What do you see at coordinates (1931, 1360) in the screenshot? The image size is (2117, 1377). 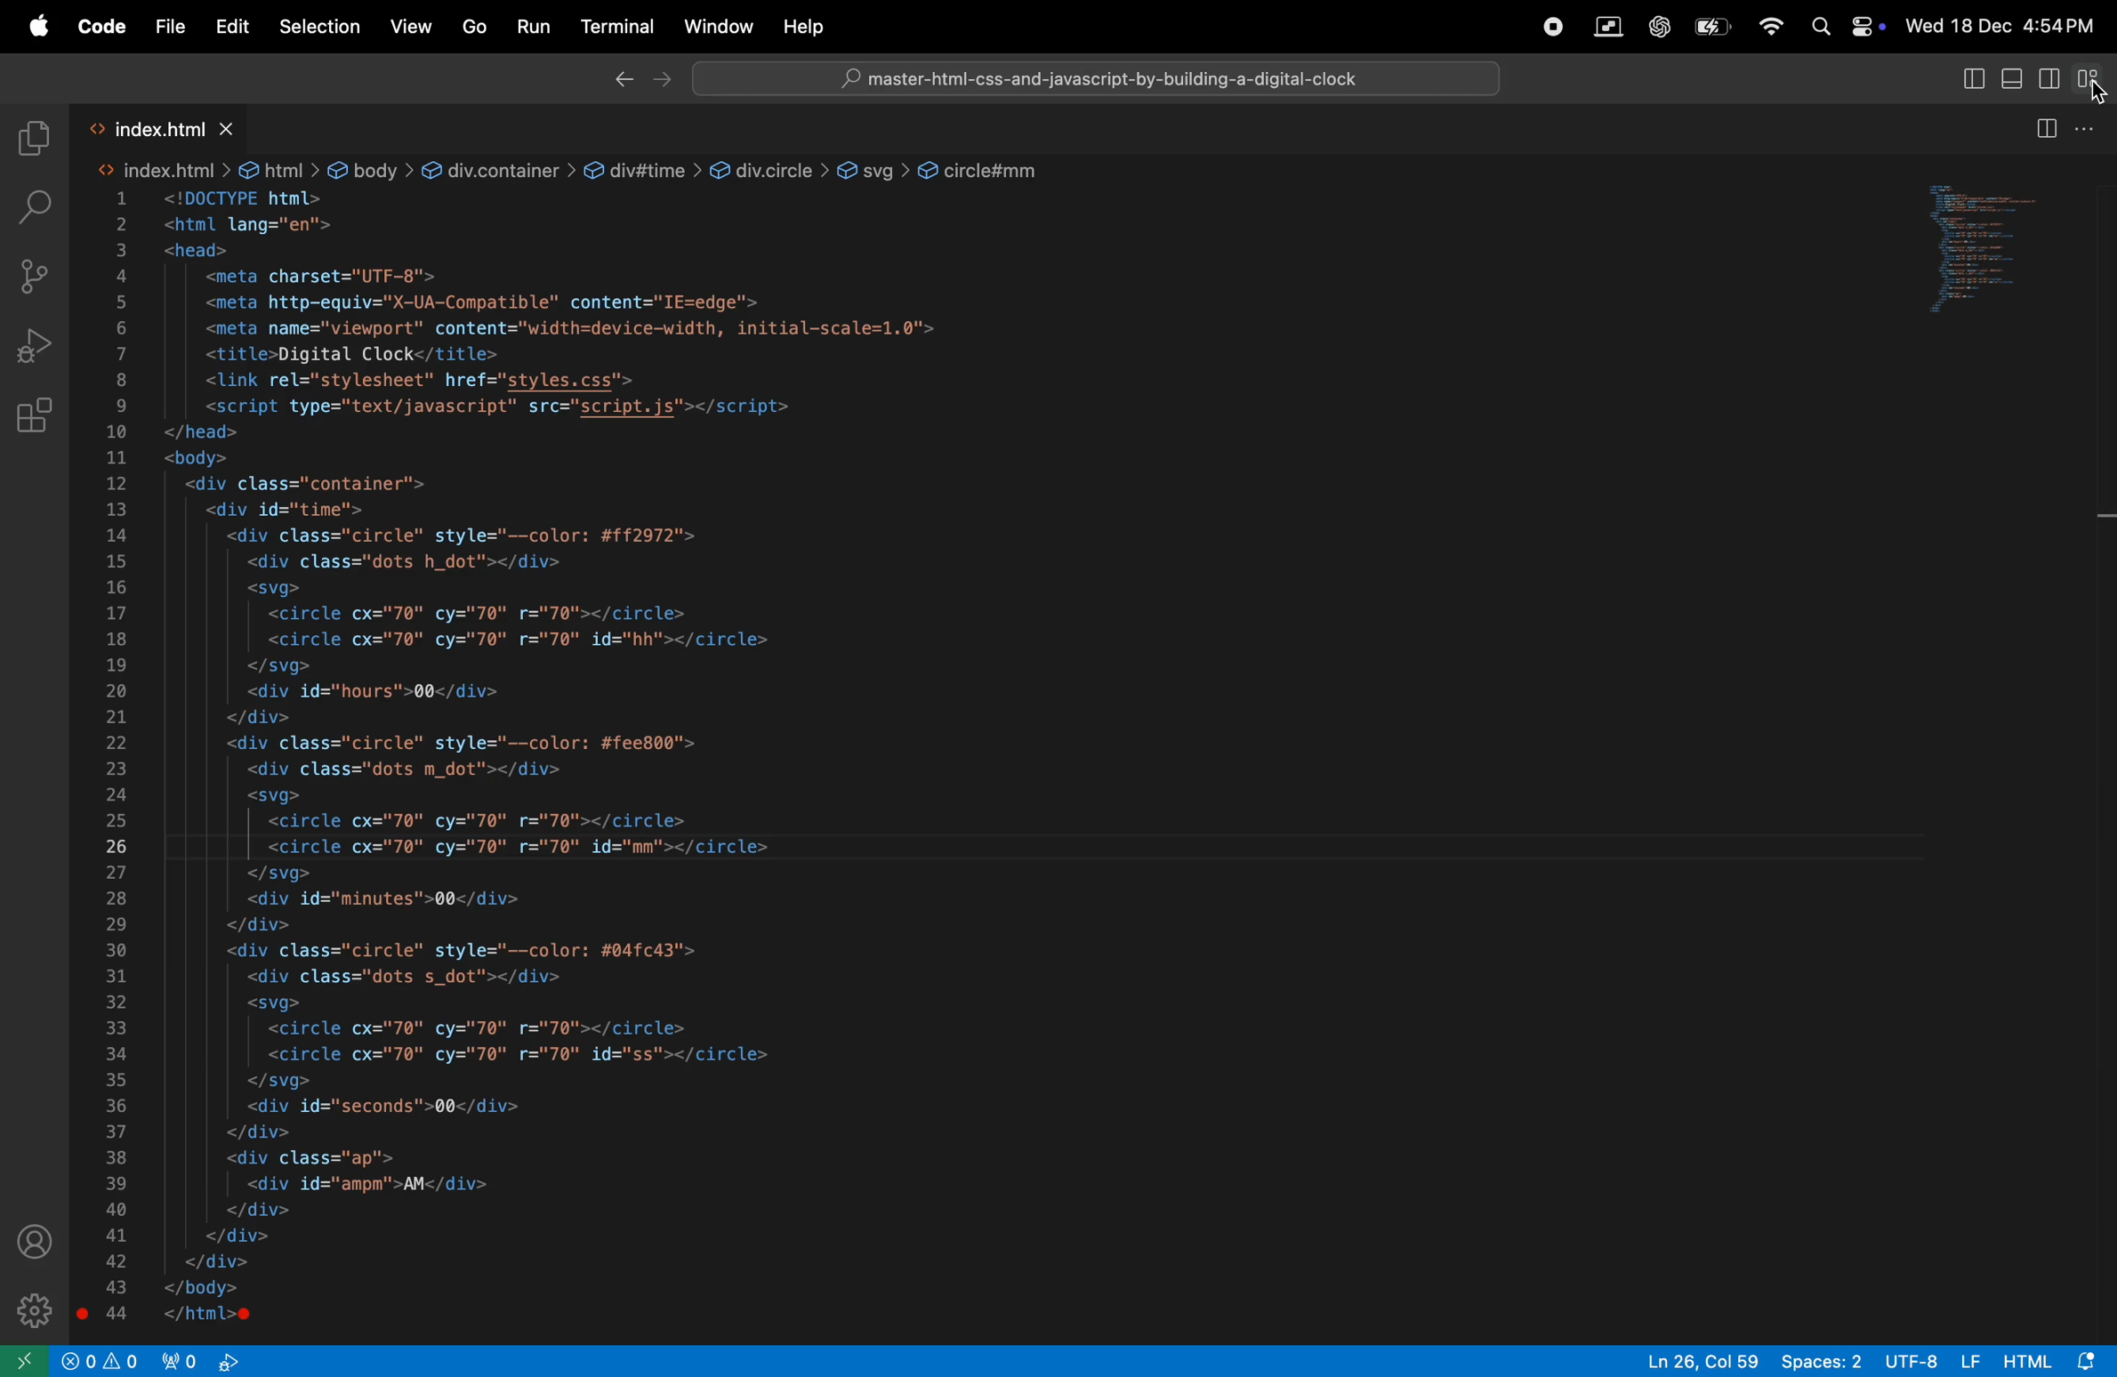 I see `utf-8` at bounding box center [1931, 1360].